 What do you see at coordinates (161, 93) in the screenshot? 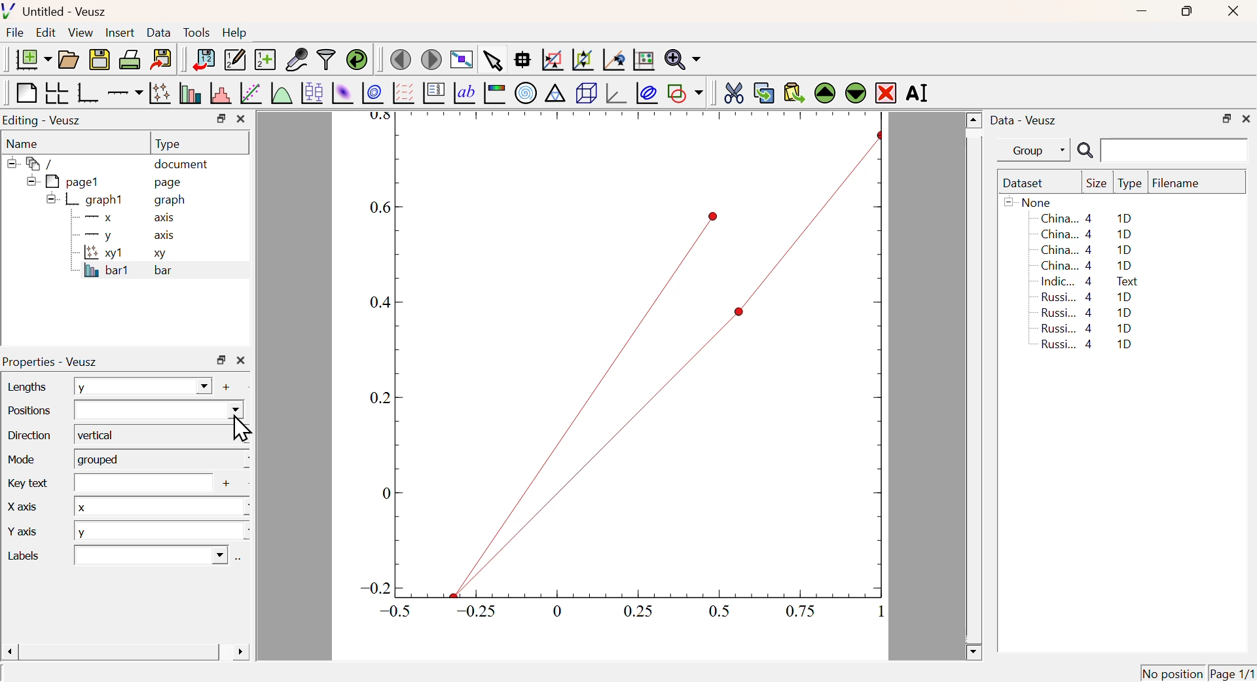
I see `Plot points with lines and errorbars` at bounding box center [161, 93].